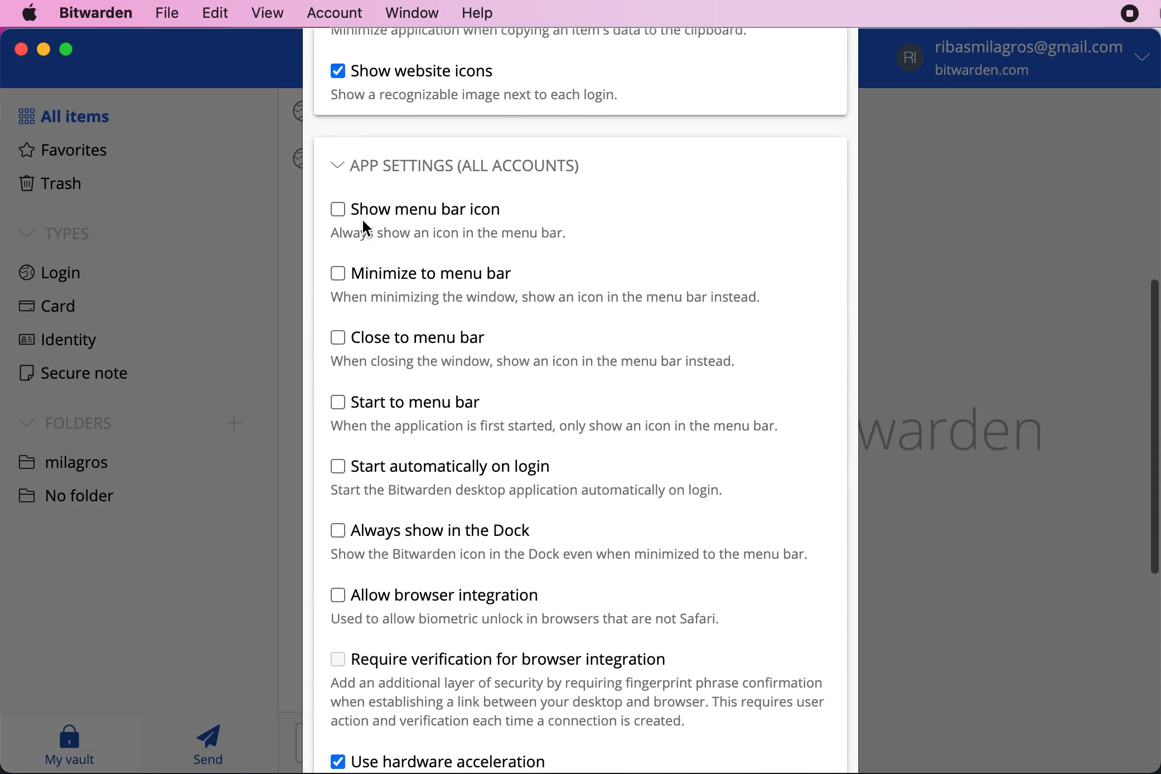  Describe the element at coordinates (477, 14) in the screenshot. I see `help` at that location.